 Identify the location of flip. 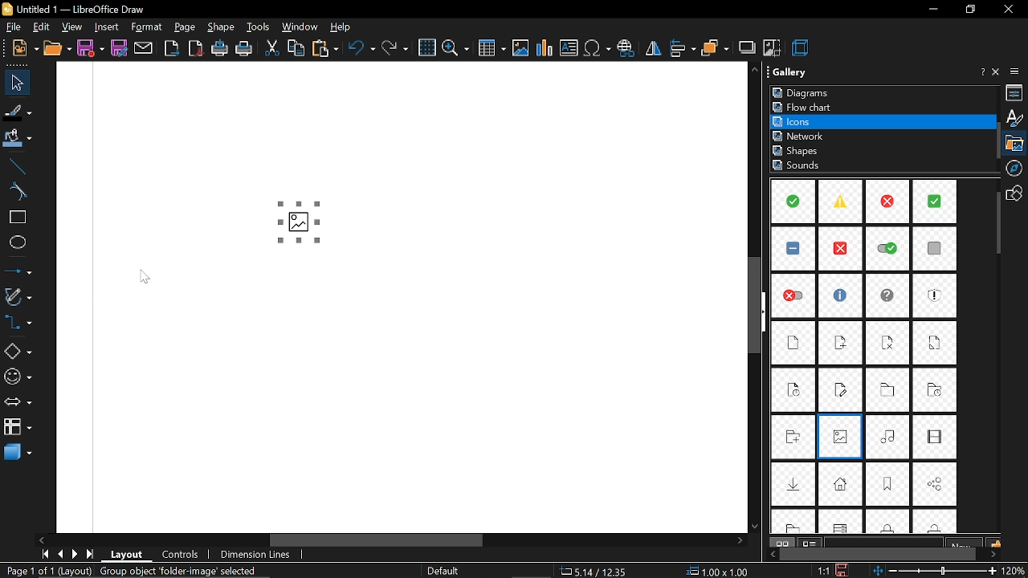
(652, 51).